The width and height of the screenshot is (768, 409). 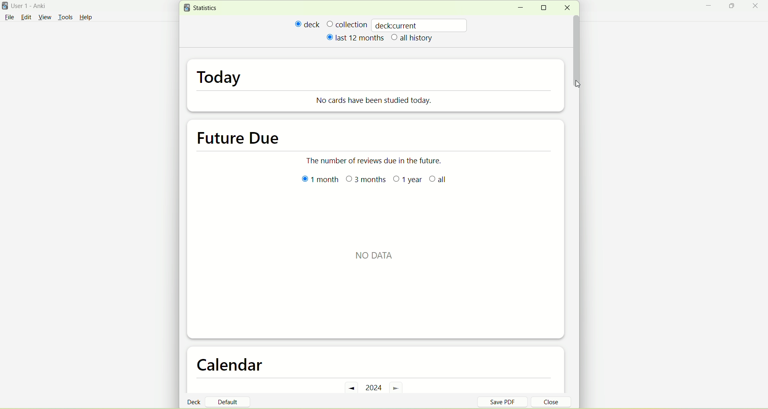 I want to click on edit, so click(x=26, y=17).